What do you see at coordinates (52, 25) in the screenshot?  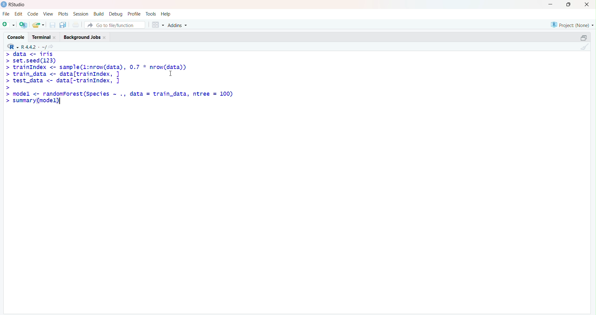 I see `Save current document (Ctrl + S)` at bounding box center [52, 25].